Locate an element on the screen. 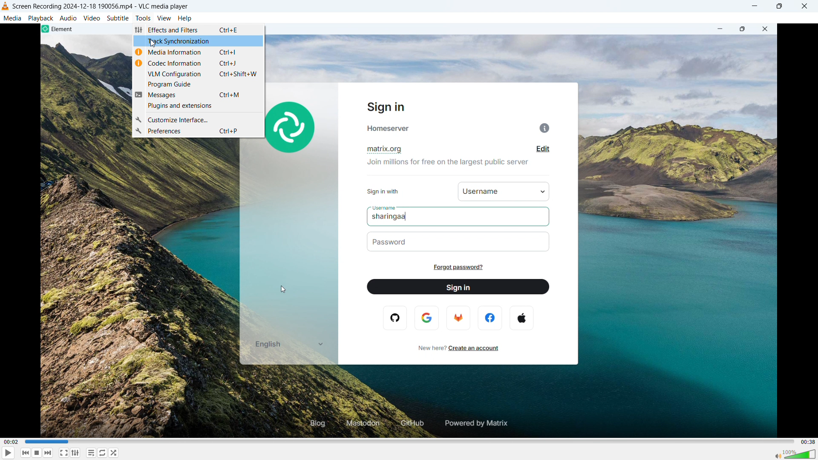 Image resolution: width=818 pixels, height=460 pixels. close is located at coordinates (762, 29).